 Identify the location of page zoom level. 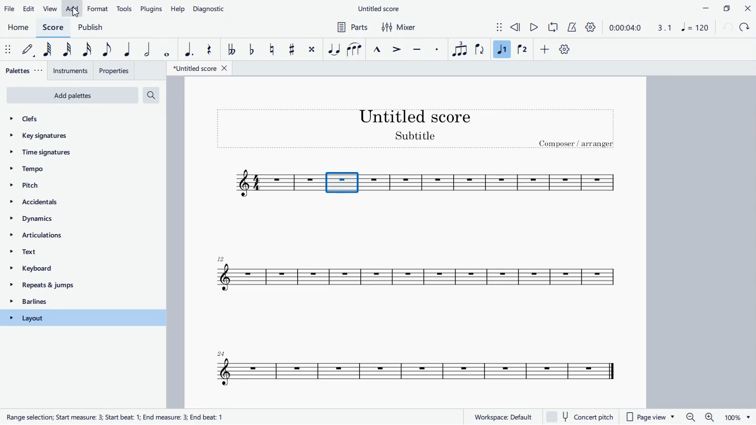
(737, 418).